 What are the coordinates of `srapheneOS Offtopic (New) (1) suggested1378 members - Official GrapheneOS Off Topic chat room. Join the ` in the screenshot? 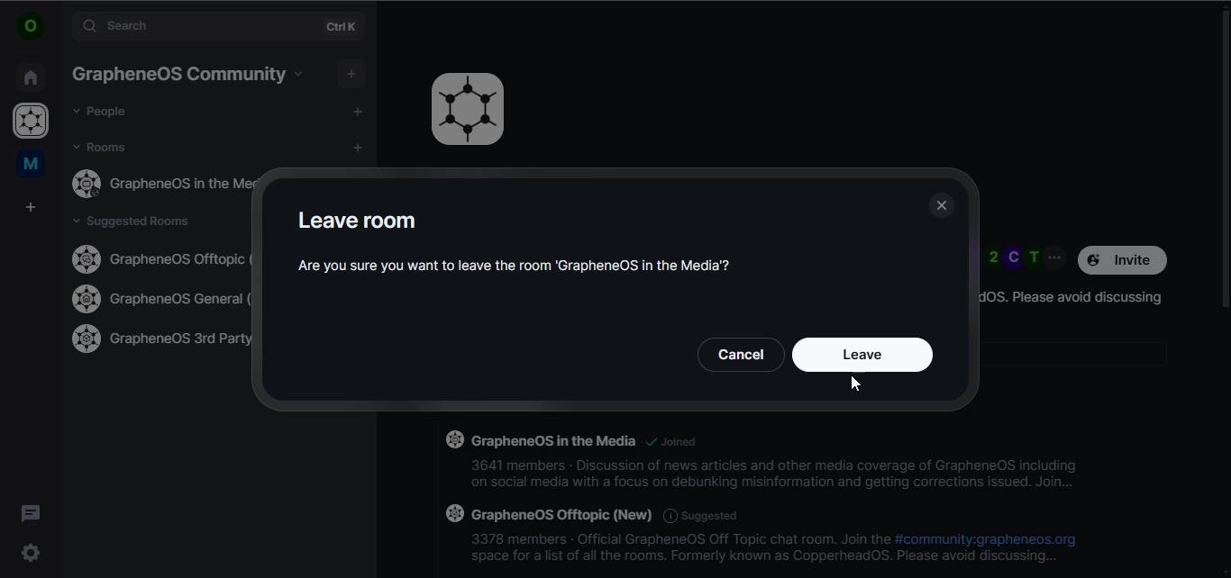 It's located at (663, 524).